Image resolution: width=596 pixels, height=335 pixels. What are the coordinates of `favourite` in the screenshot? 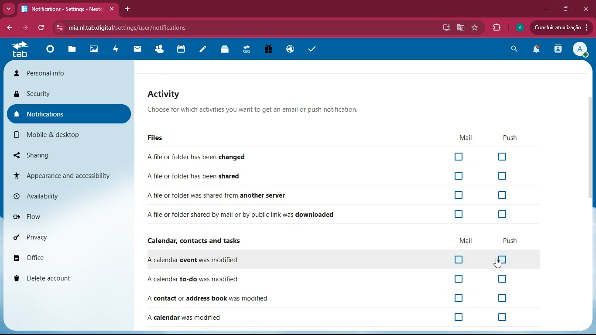 It's located at (476, 27).